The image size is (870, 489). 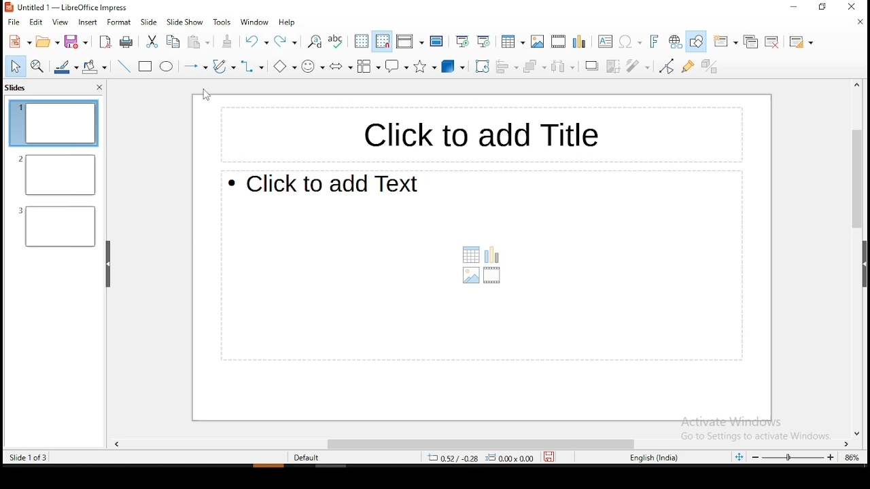 What do you see at coordinates (48, 40) in the screenshot?
I see `open` at bounding box center [48, 40].